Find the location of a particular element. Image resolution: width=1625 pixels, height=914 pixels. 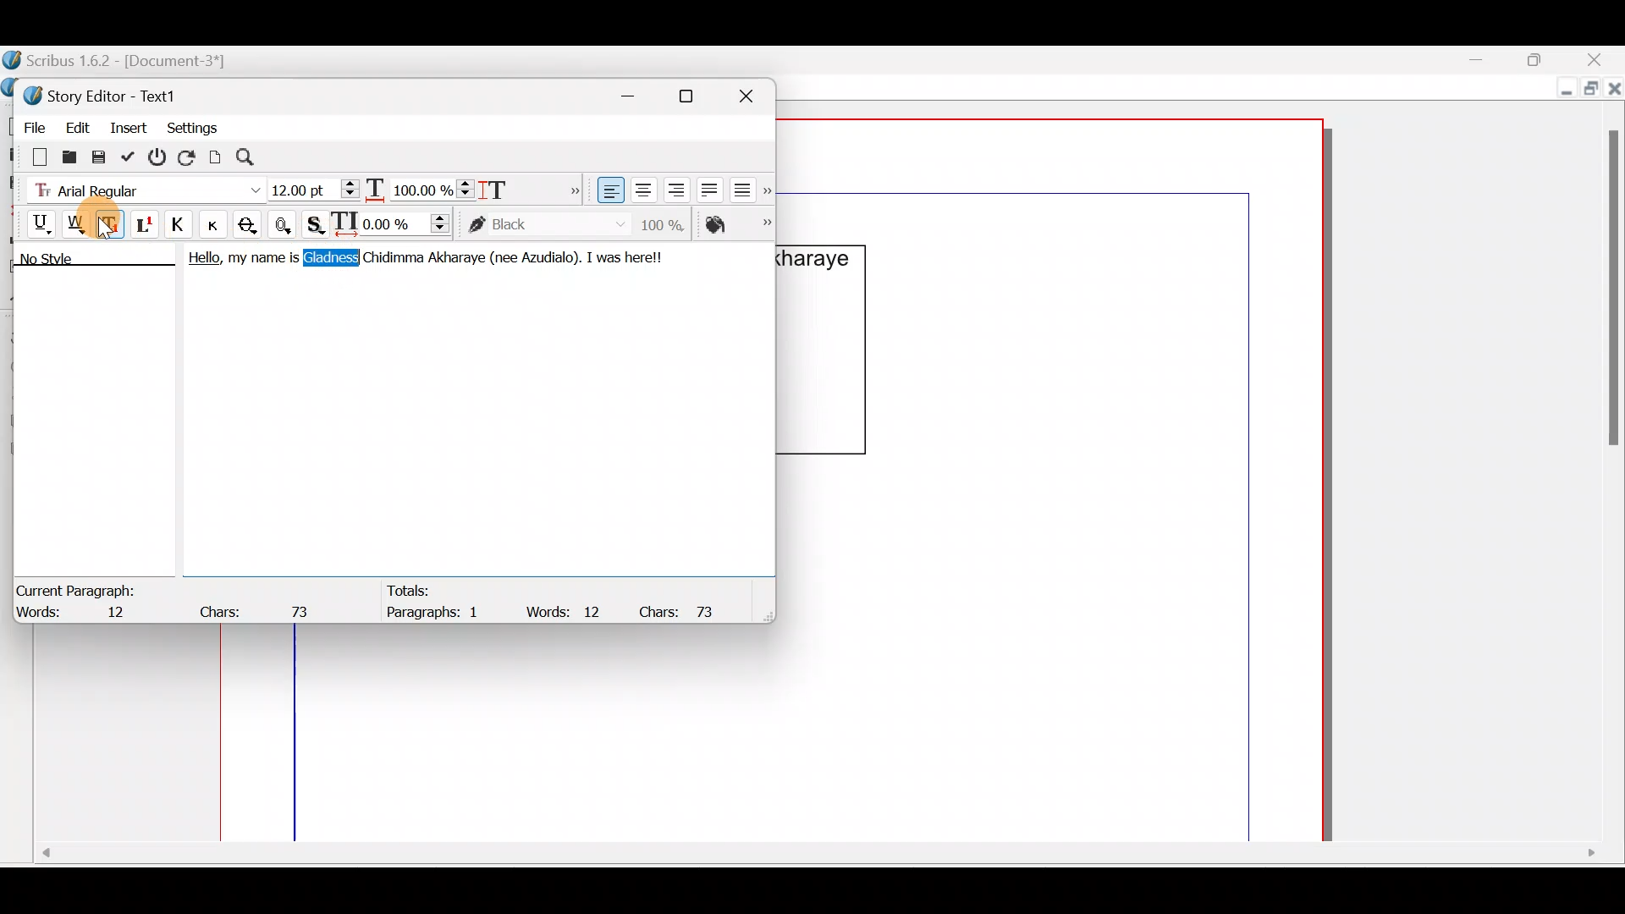

Maximize is located at coordinates (697, 96).